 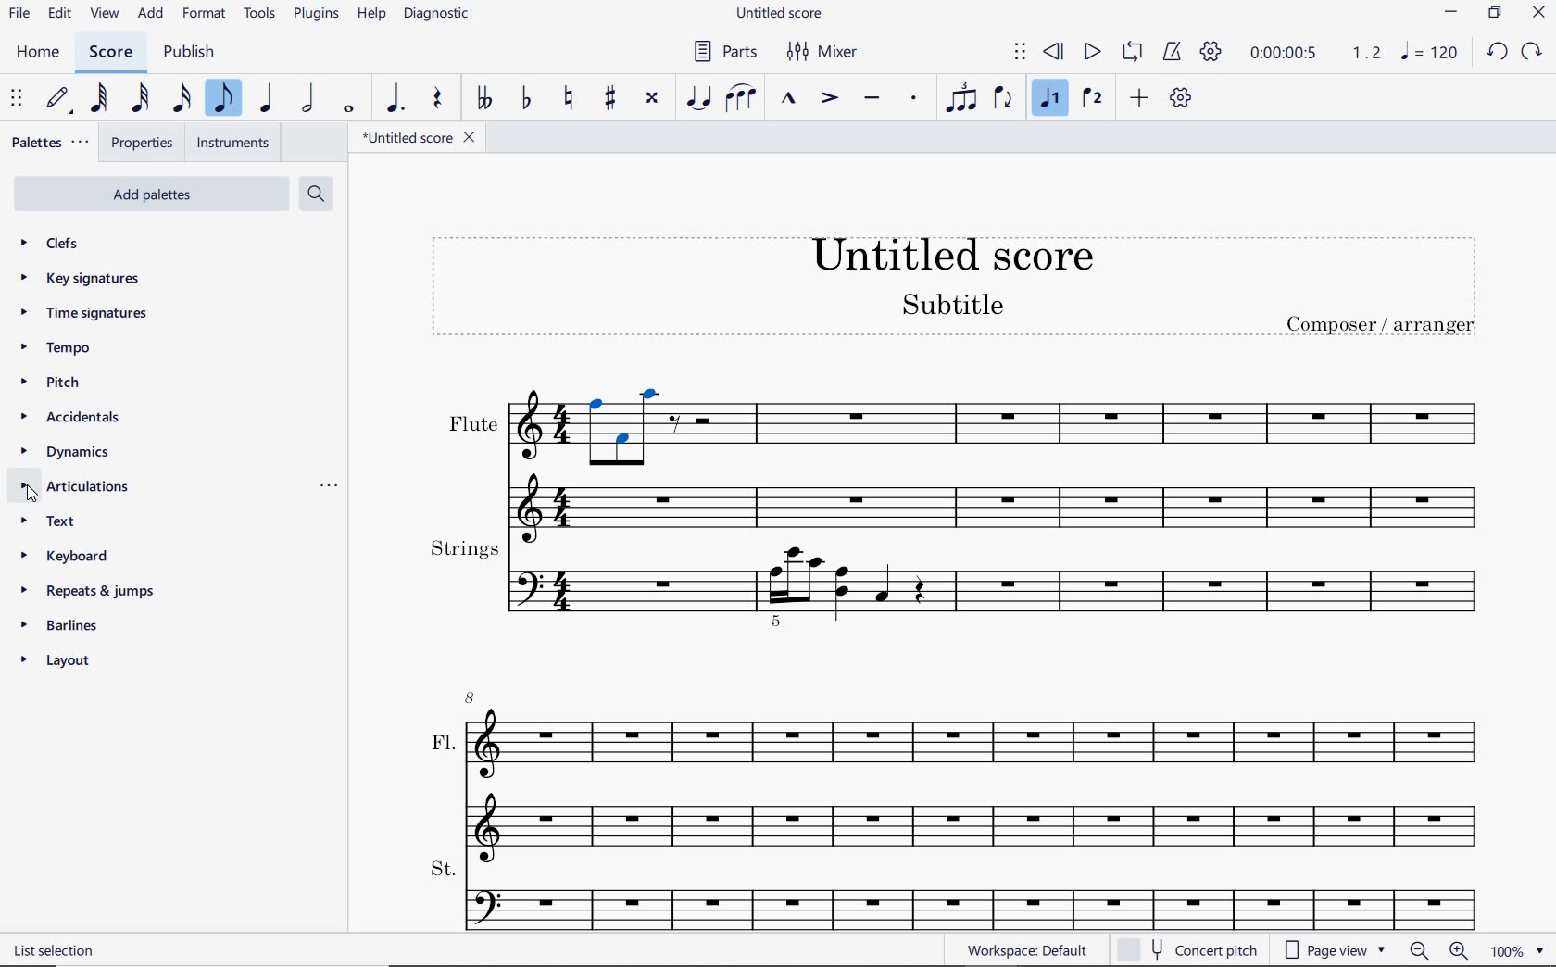 What do you see at coordinates (1140, 98) in the screenshot?
I see `ADD` at bounding box center [1140, 98].